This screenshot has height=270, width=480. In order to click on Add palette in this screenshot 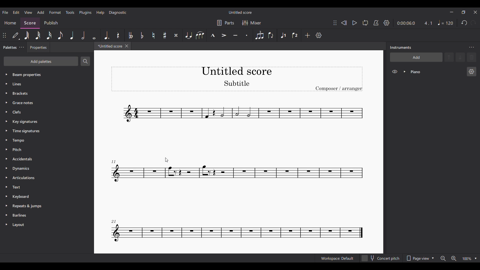, I will do `click(41, 61)`.